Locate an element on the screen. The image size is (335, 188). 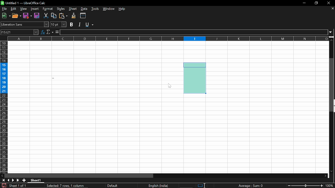
Vertical scrollbar is located at coordinates (332, 85).